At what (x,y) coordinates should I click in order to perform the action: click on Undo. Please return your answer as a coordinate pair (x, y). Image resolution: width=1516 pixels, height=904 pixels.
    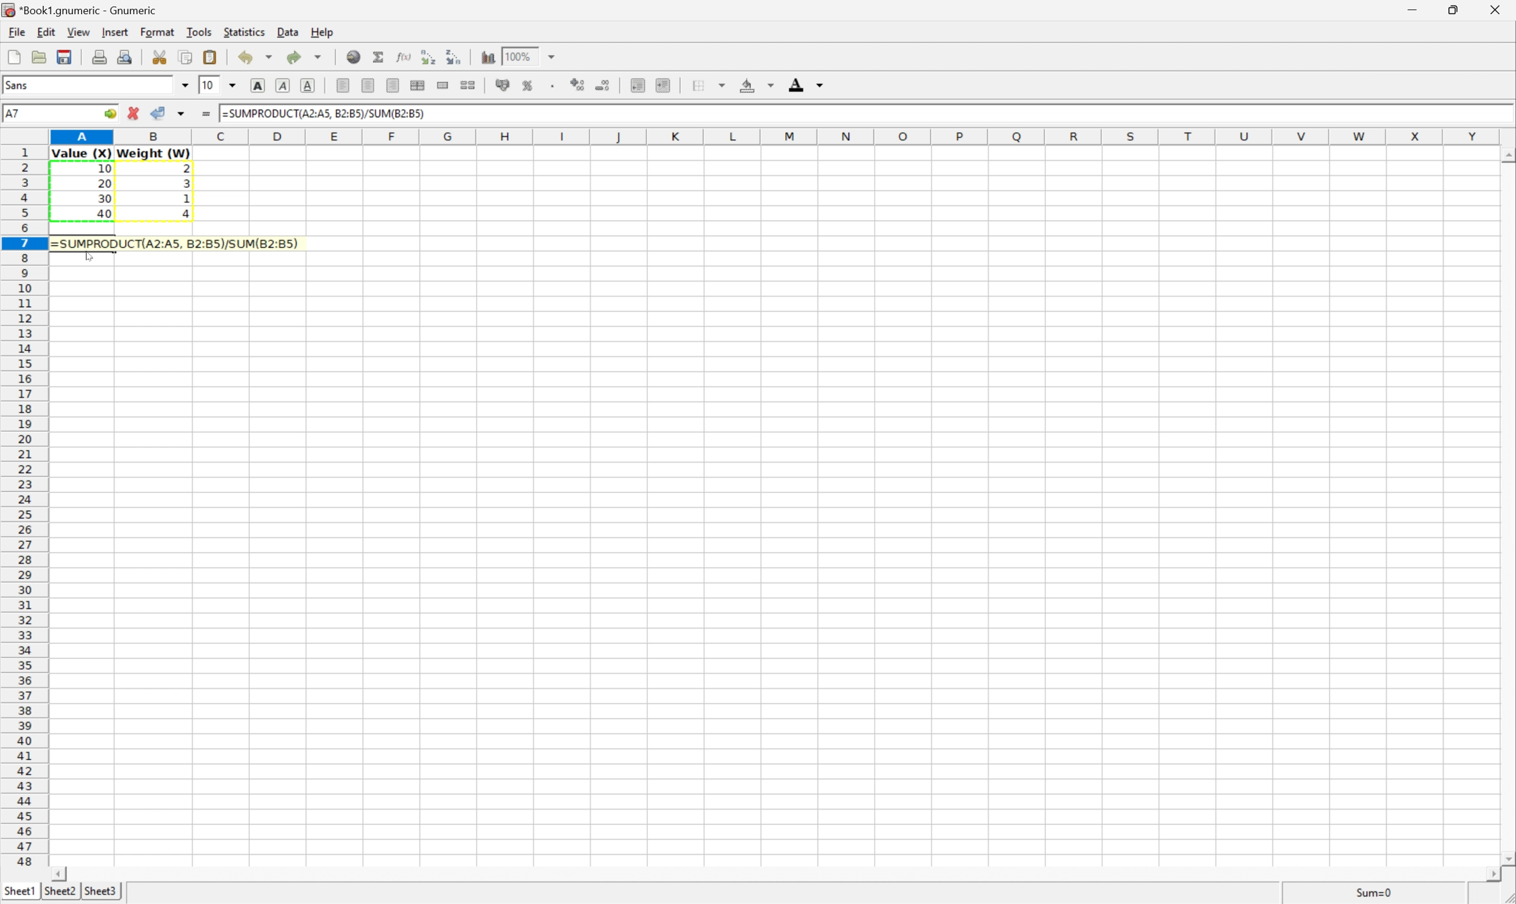
    Looking at the image, I should click on (258, 55).